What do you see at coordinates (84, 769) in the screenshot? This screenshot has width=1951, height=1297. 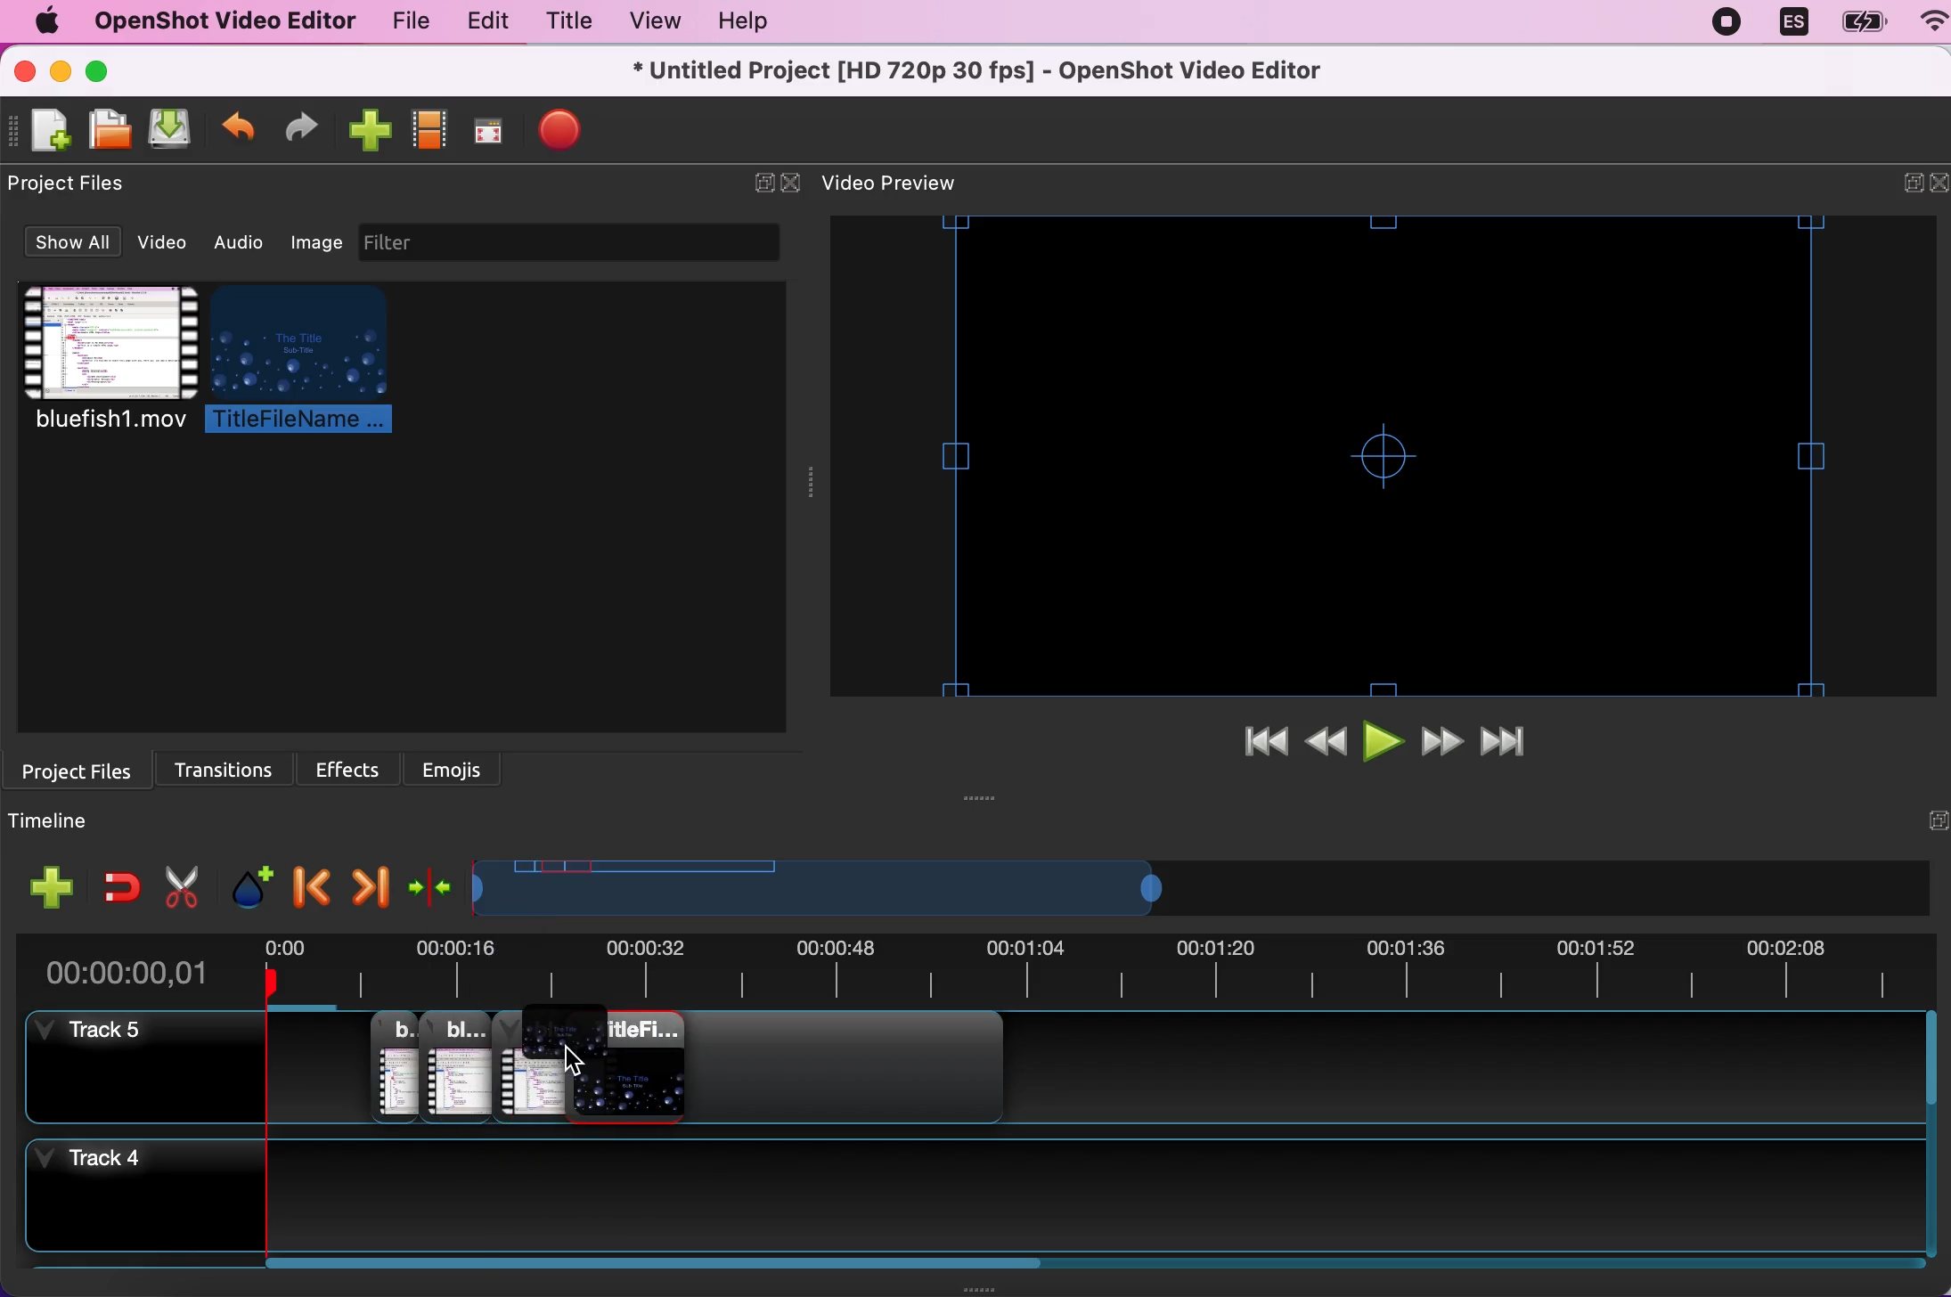 I see `project files` at bounding box center [84, 769].